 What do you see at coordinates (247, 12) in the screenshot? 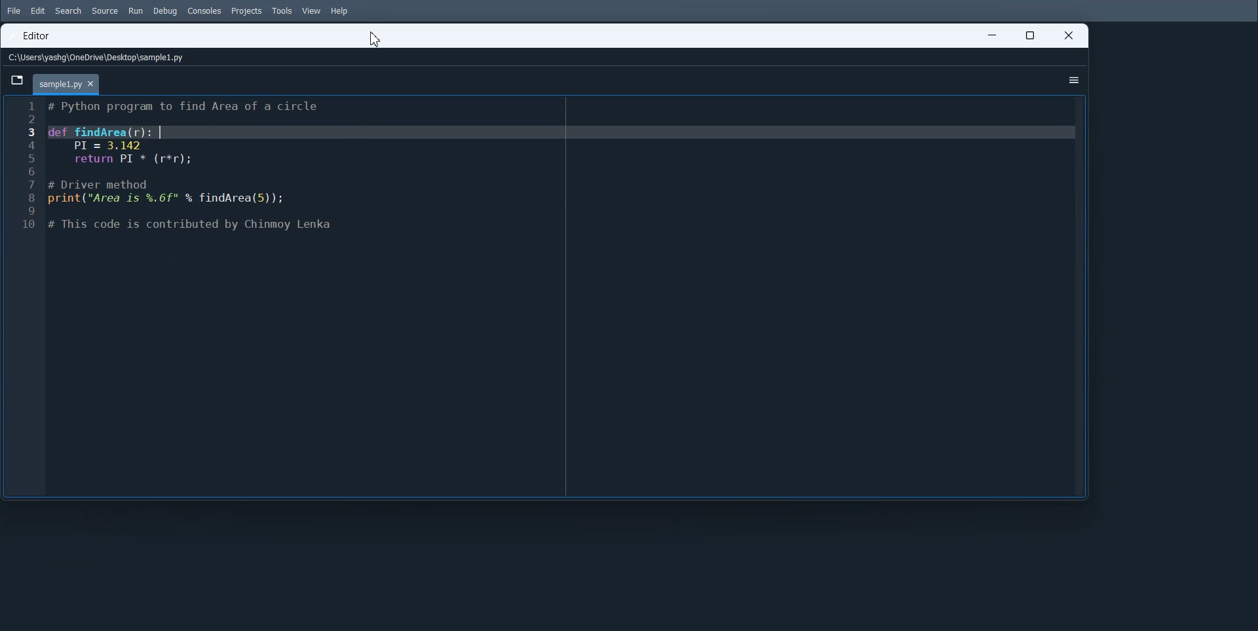
I see `Projects` at bounding box center [247, 12].